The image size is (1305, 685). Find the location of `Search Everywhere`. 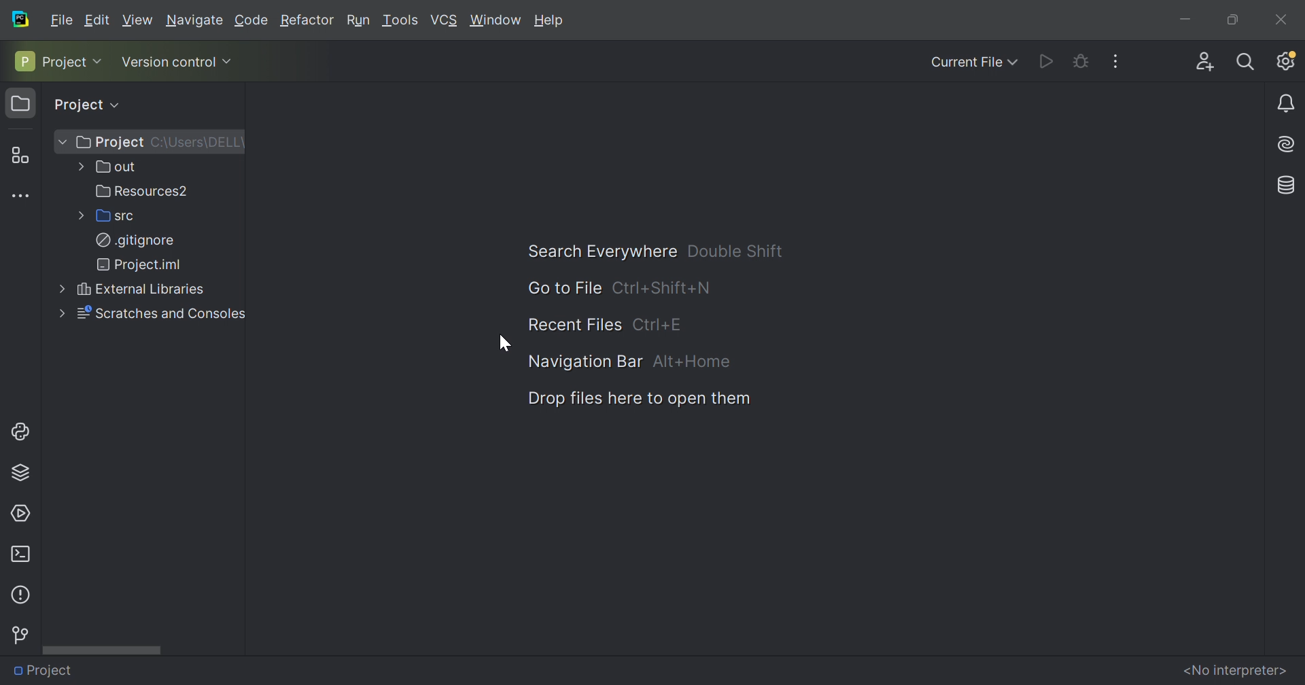

Search Everywhere is located at coordinates (1246, 60).